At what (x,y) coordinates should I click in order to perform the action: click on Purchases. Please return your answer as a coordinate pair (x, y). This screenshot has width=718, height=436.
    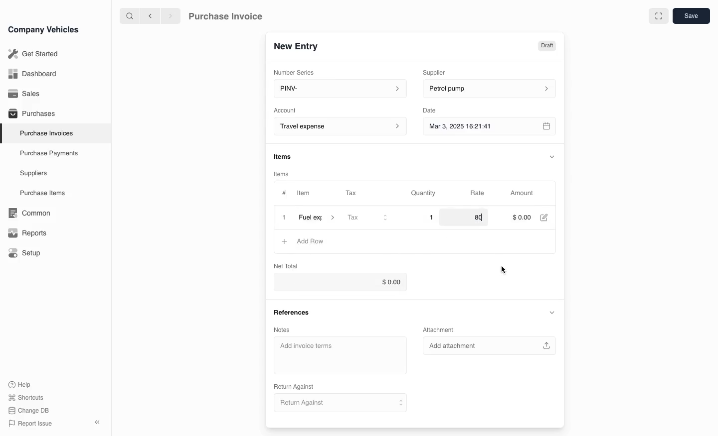
    Looking at the image, I should click on (29, 114).